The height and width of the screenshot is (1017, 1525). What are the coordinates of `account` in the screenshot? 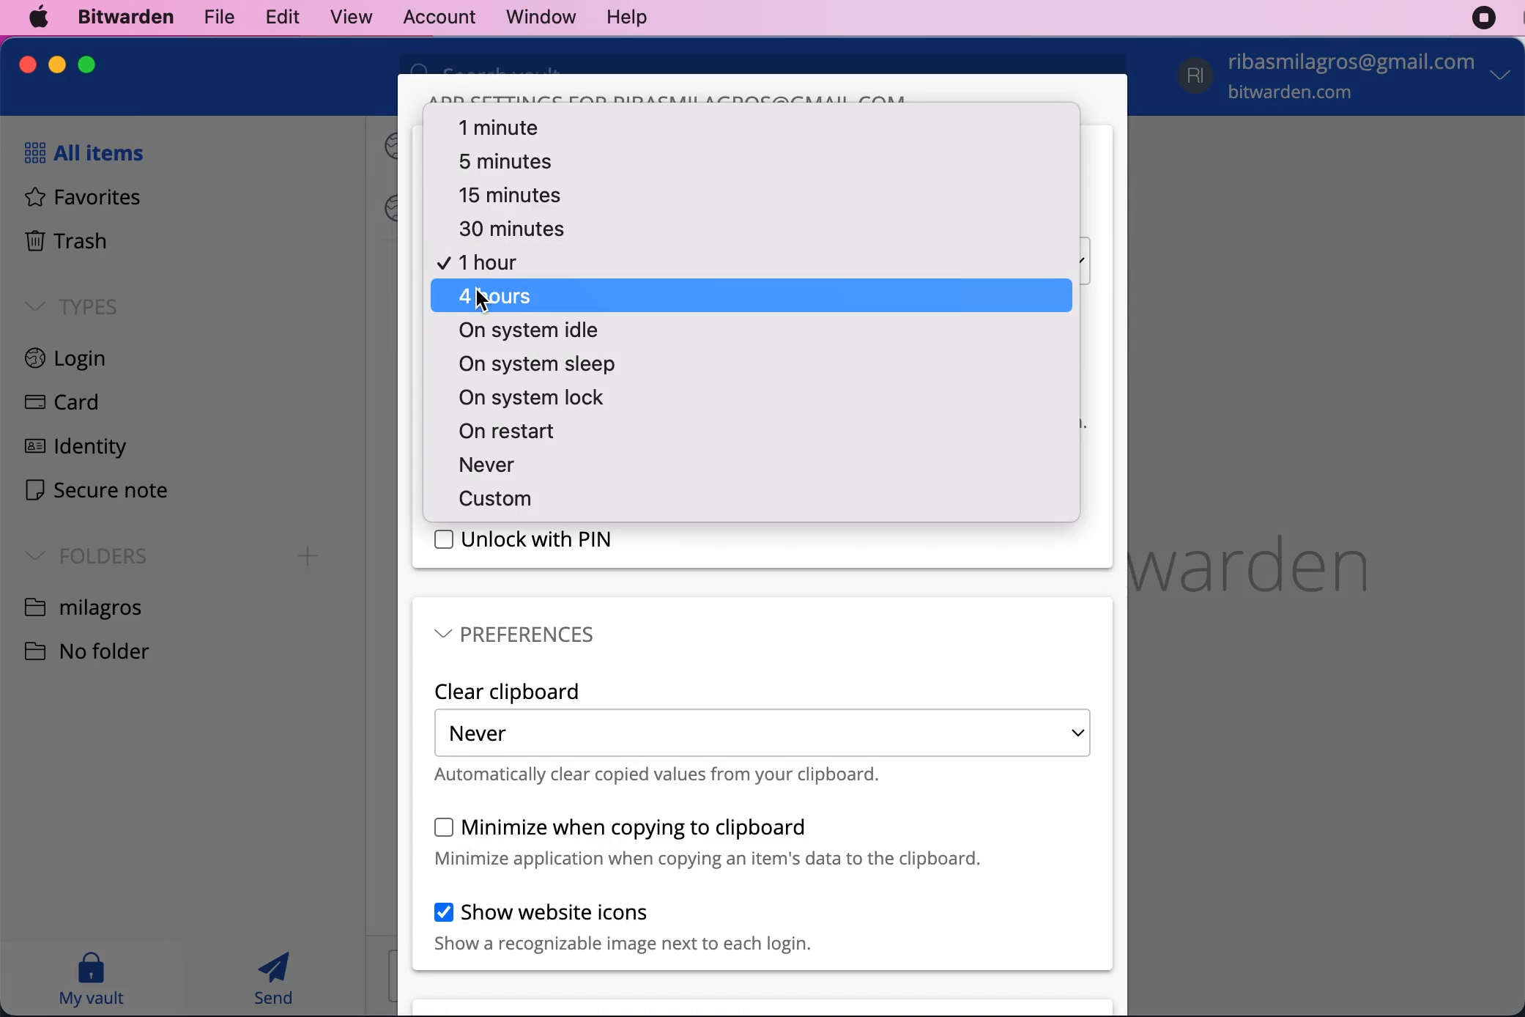 It's located at (1348, 78).